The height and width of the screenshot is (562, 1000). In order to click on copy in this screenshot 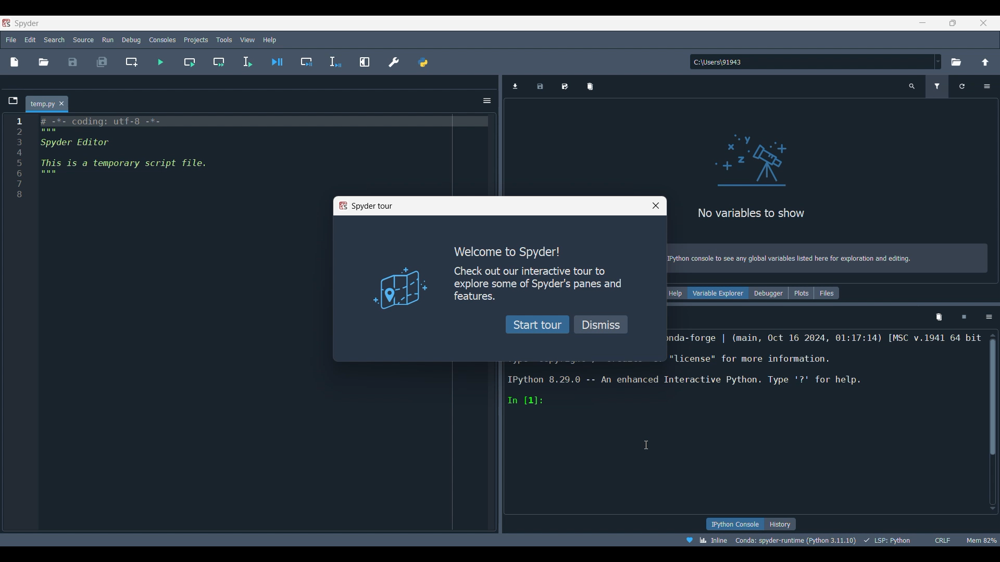, I will do `click(591, 86)`.